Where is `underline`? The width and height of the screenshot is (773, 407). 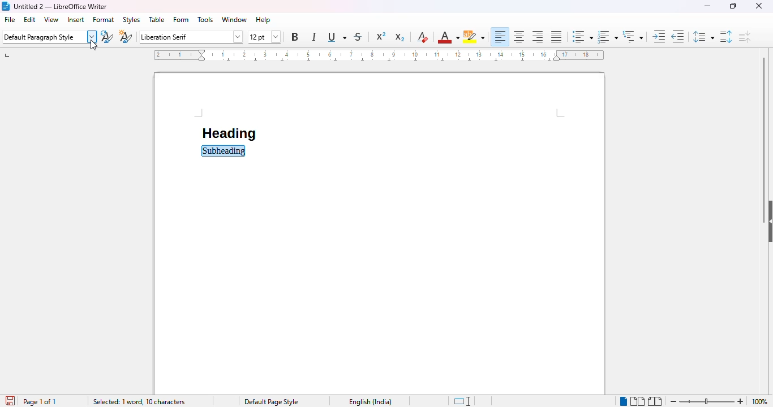
underline is located at coordinates (336, 37).